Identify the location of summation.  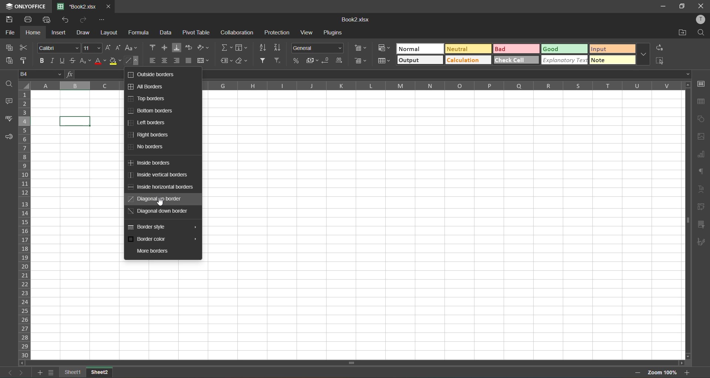
(227, 47).